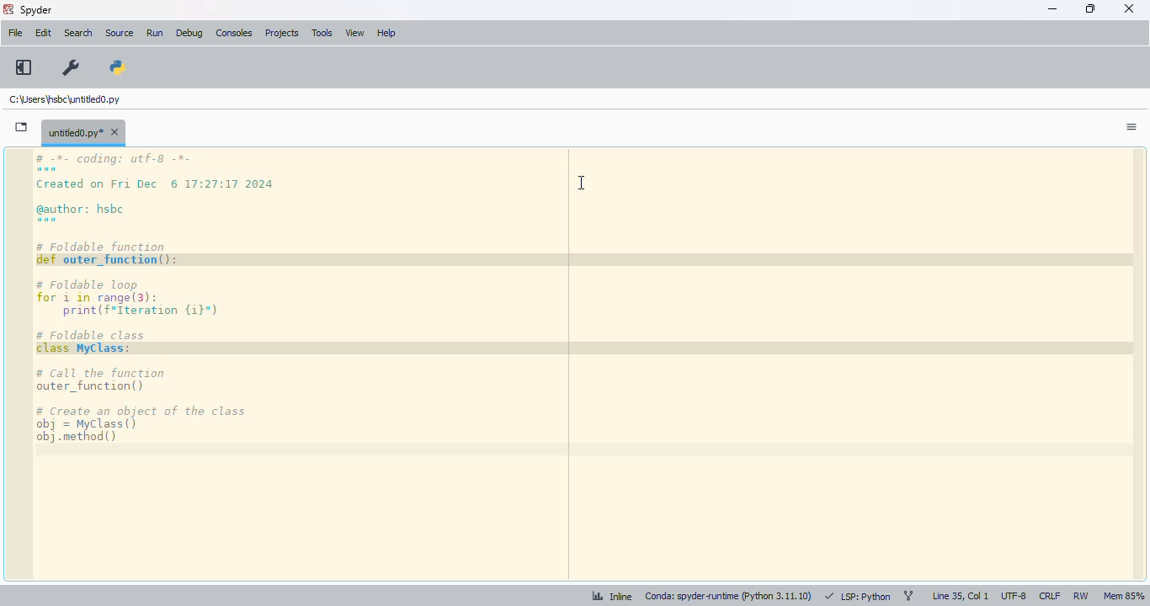  Describe the element at coordinates (22, 127) in the screenshot. I see `browse tabs` at that location.